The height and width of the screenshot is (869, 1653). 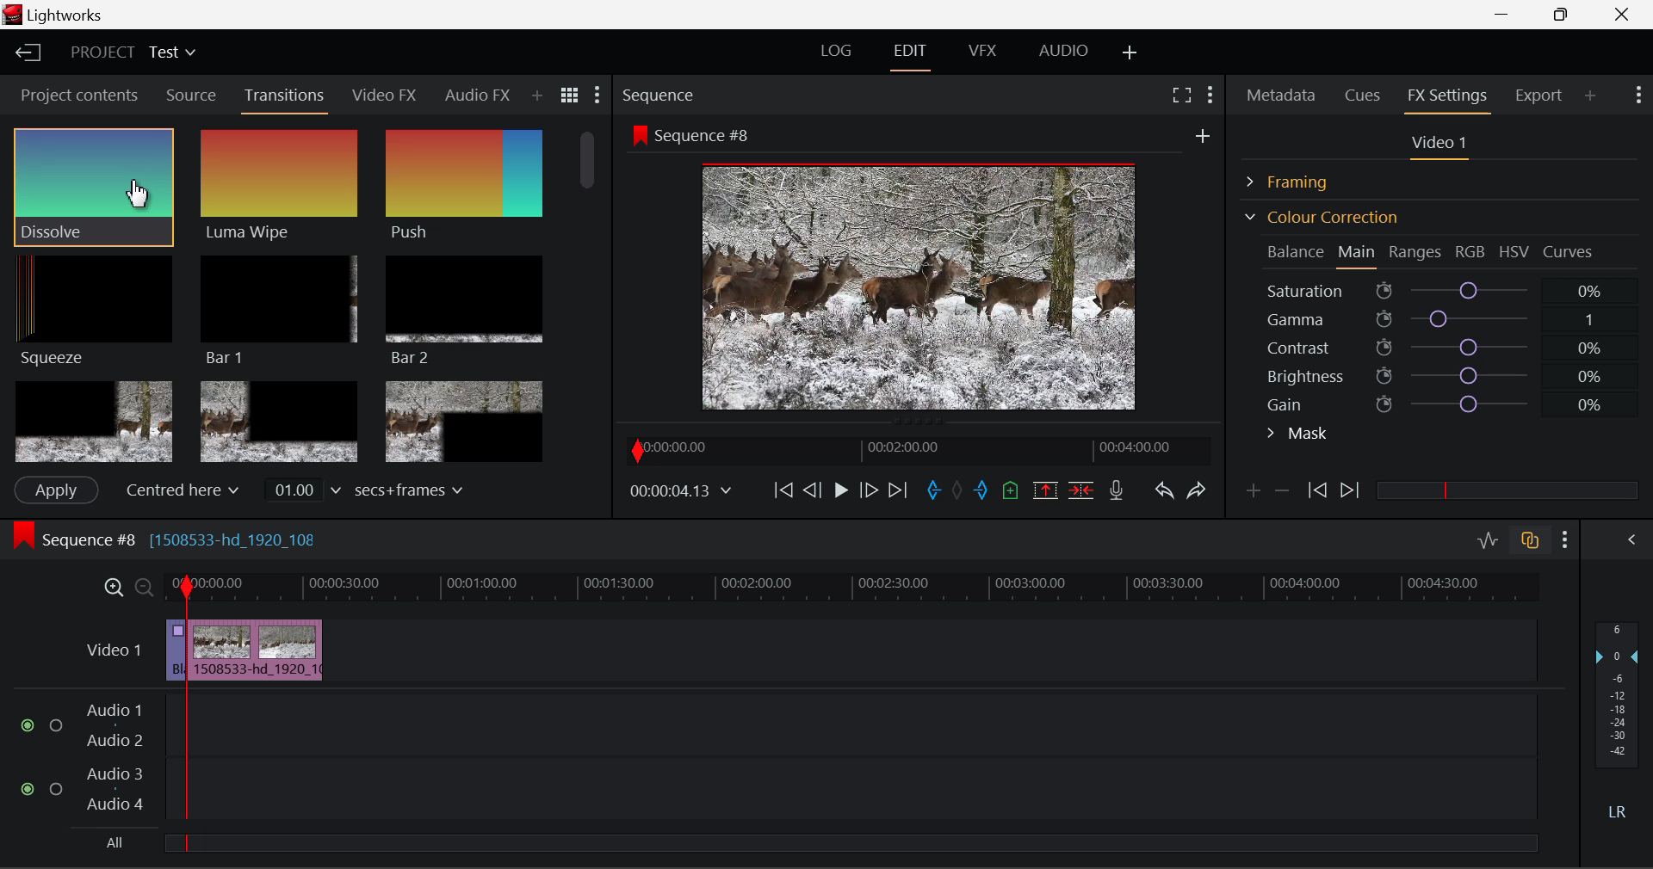 I want to click on Project Timeline, so click(x=852, y=589).